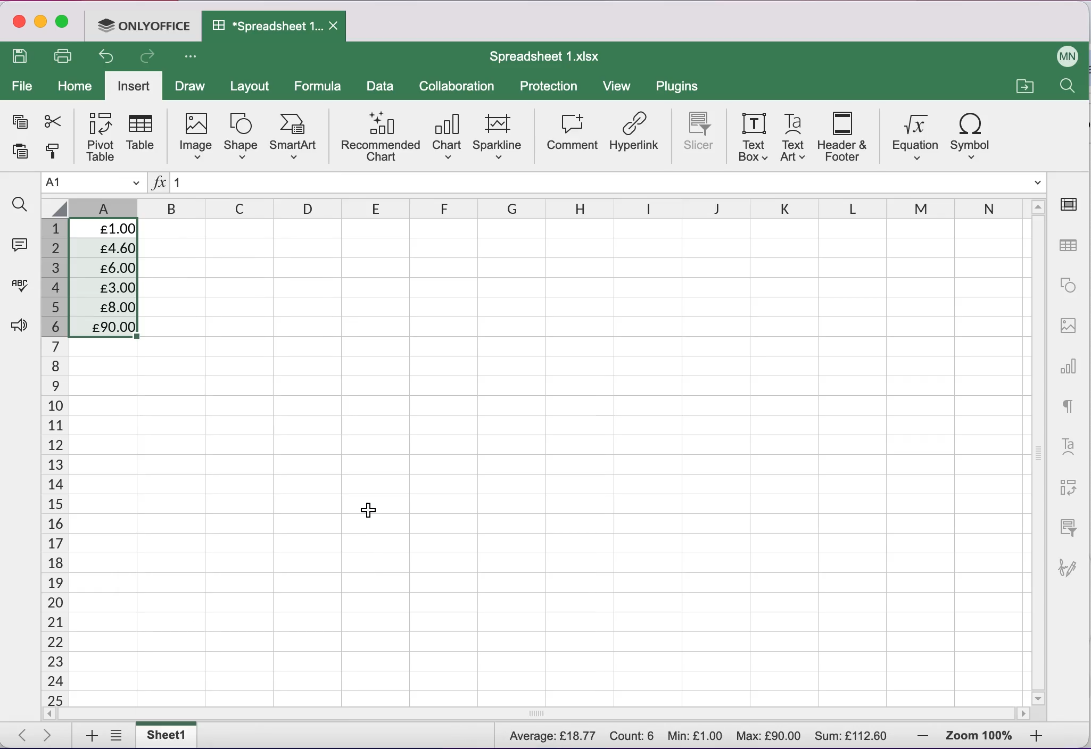  Describe the element at coordinates (192, 86) in the screenshot. I see `draw` at that location.